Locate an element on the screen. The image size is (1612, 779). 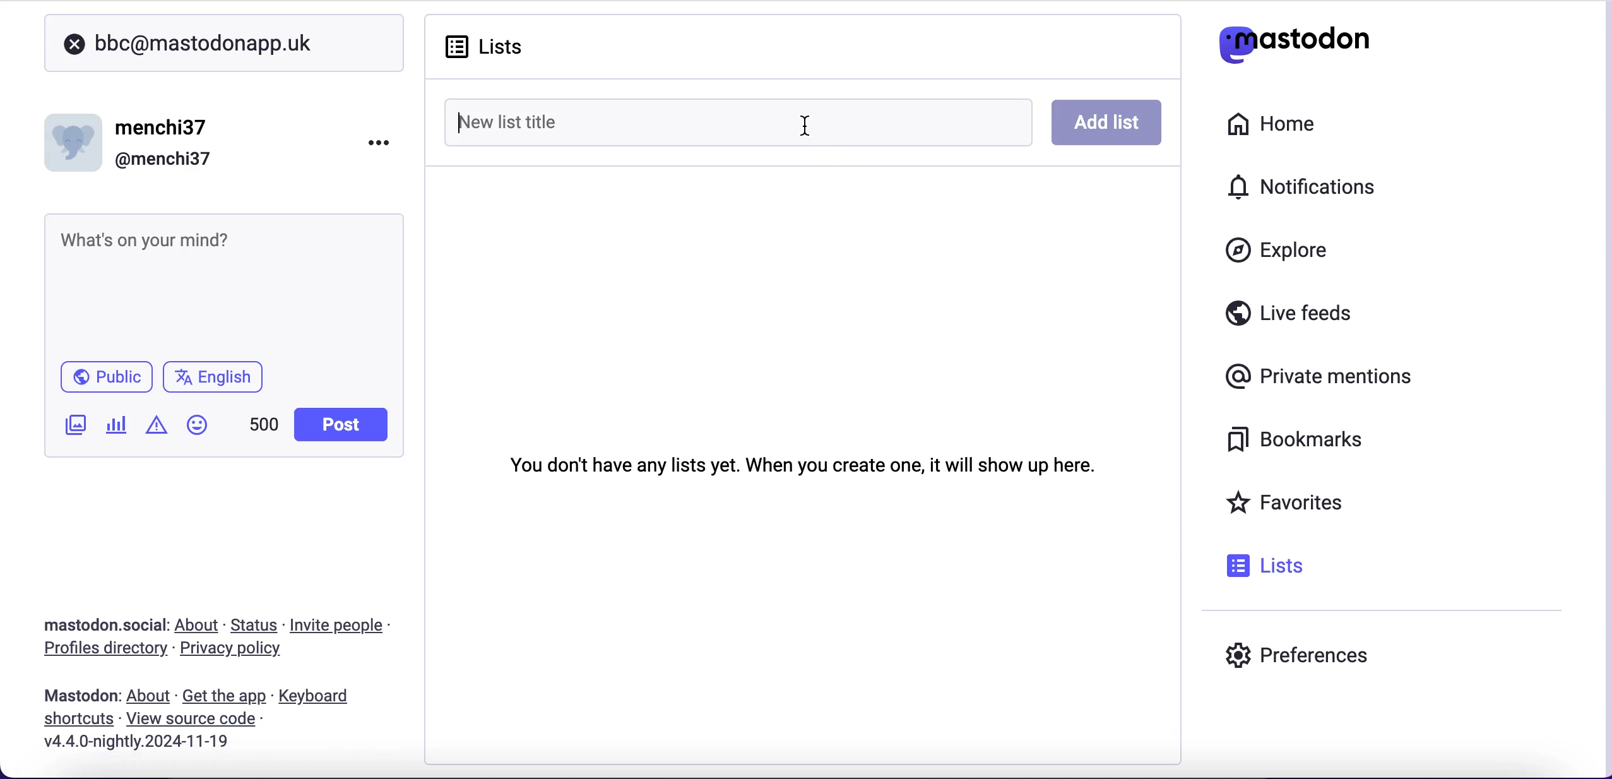
you don't have any lists yet is located at coordinates (802, 462).